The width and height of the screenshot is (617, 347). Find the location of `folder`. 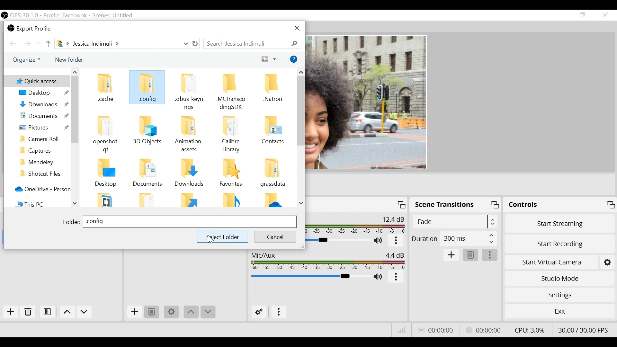

folder is located at coordinates (71, 223).